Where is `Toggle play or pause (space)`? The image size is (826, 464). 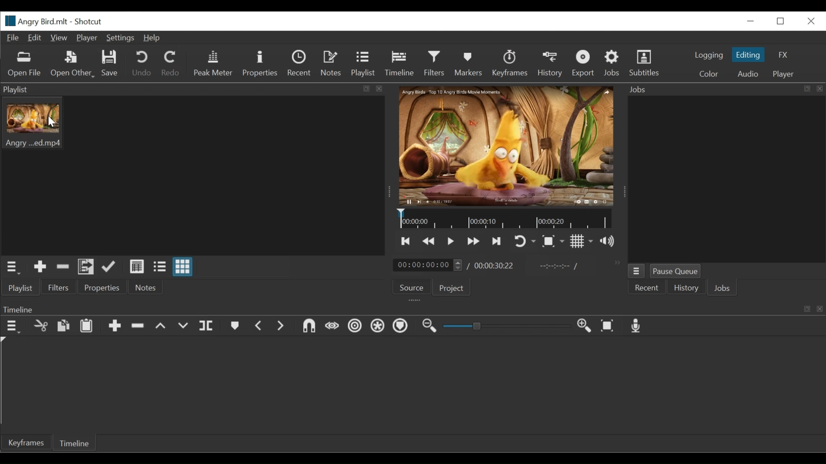 Toggle play or pause (space) is located at coordinates (450, 241).